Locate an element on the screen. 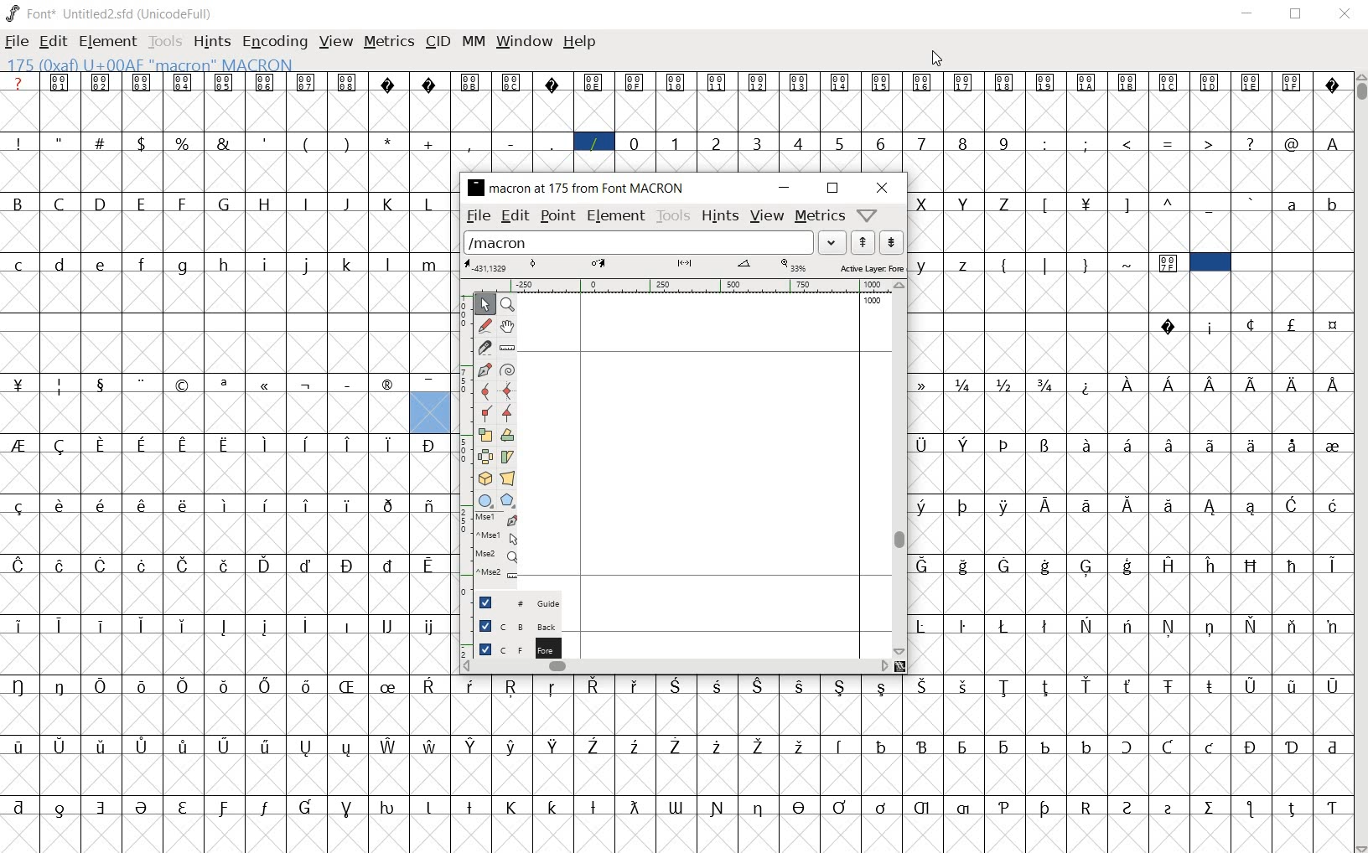 This screenshot has height=853, width=1368. Symbol is located at coordinates (966, 686).